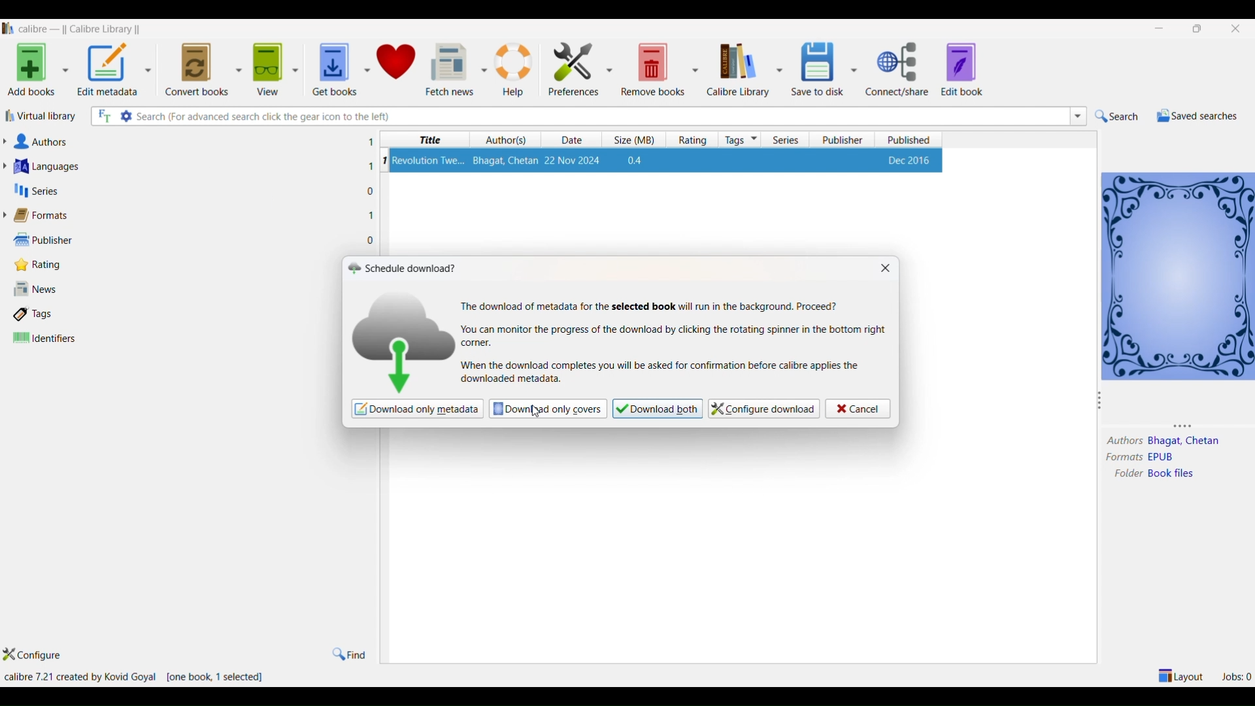  Describe the element at coordinates (108, 71) in the screenshot. I see `edit metadata` at that location.